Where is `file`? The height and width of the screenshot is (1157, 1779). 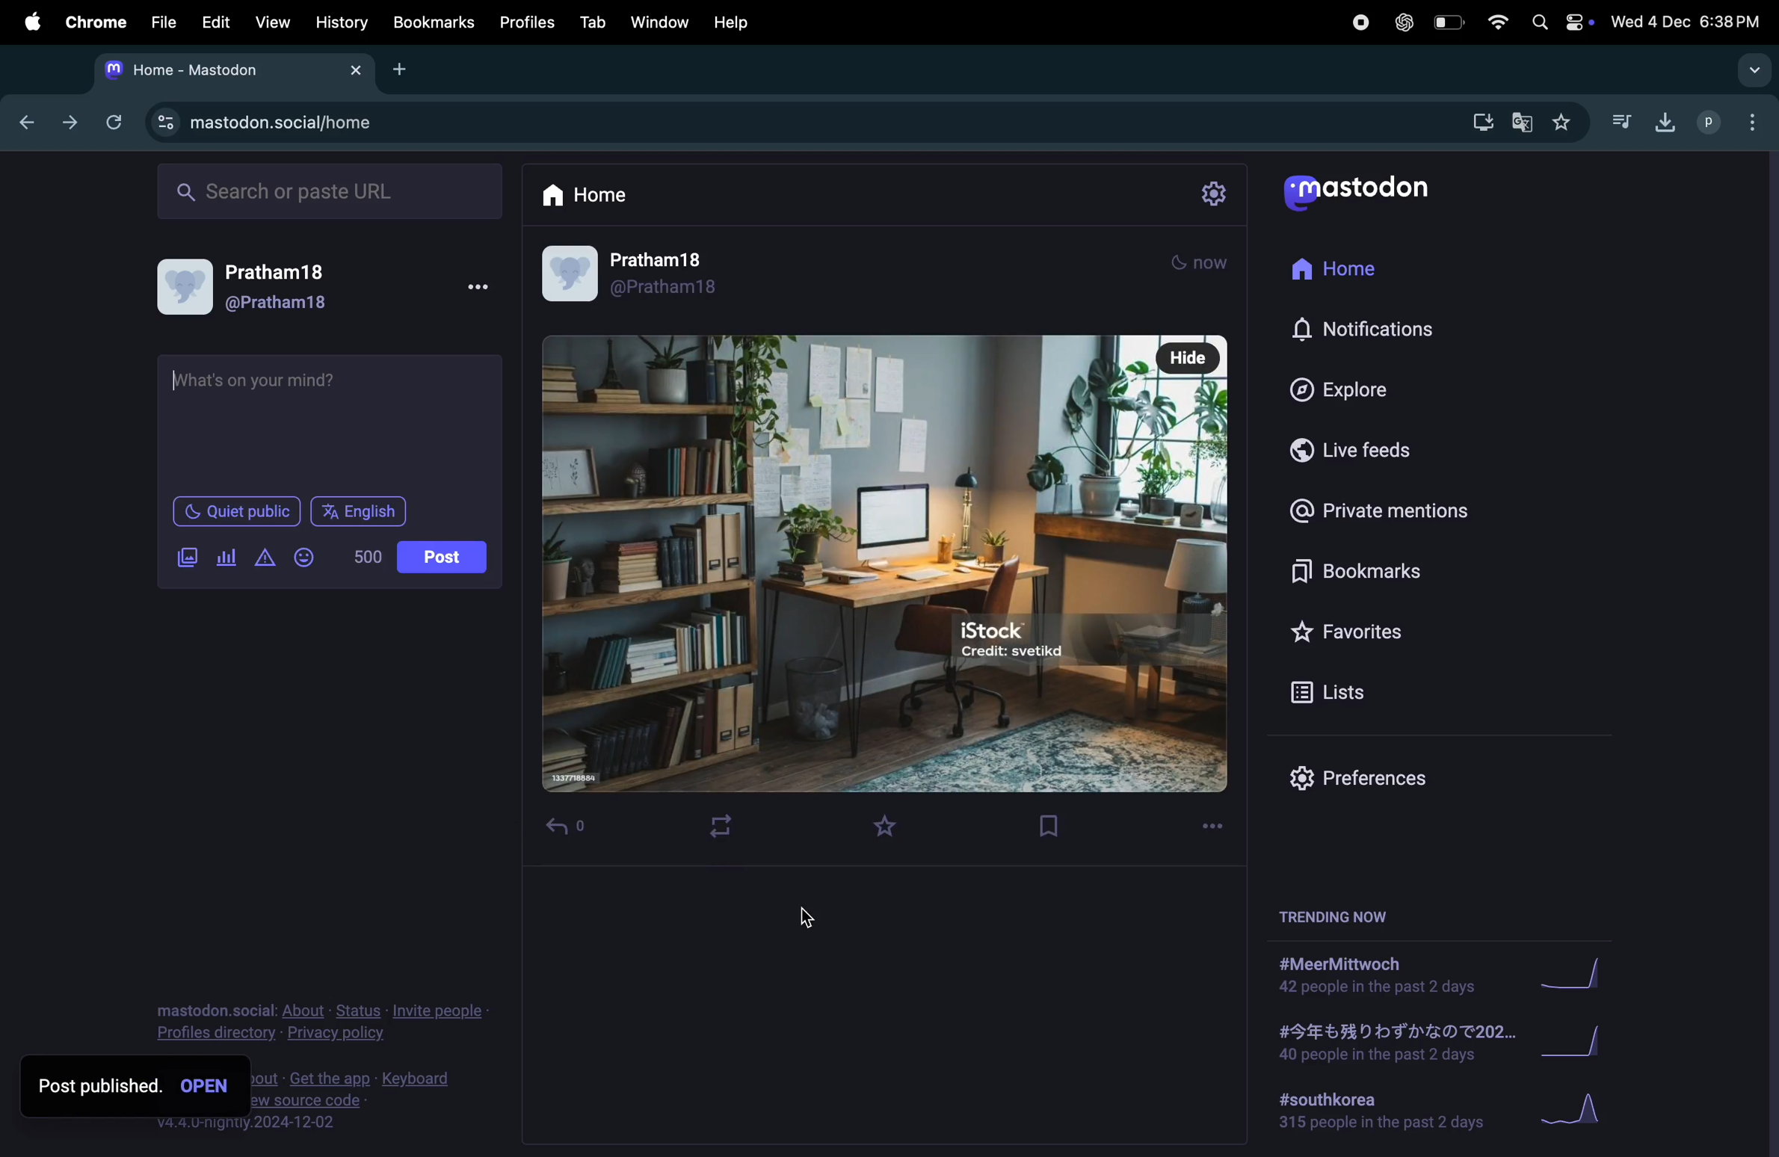 file is located at coordinates (161, 19).